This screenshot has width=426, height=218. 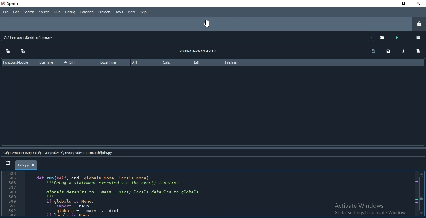 I want to click on Help, so click(x=143, y=12).